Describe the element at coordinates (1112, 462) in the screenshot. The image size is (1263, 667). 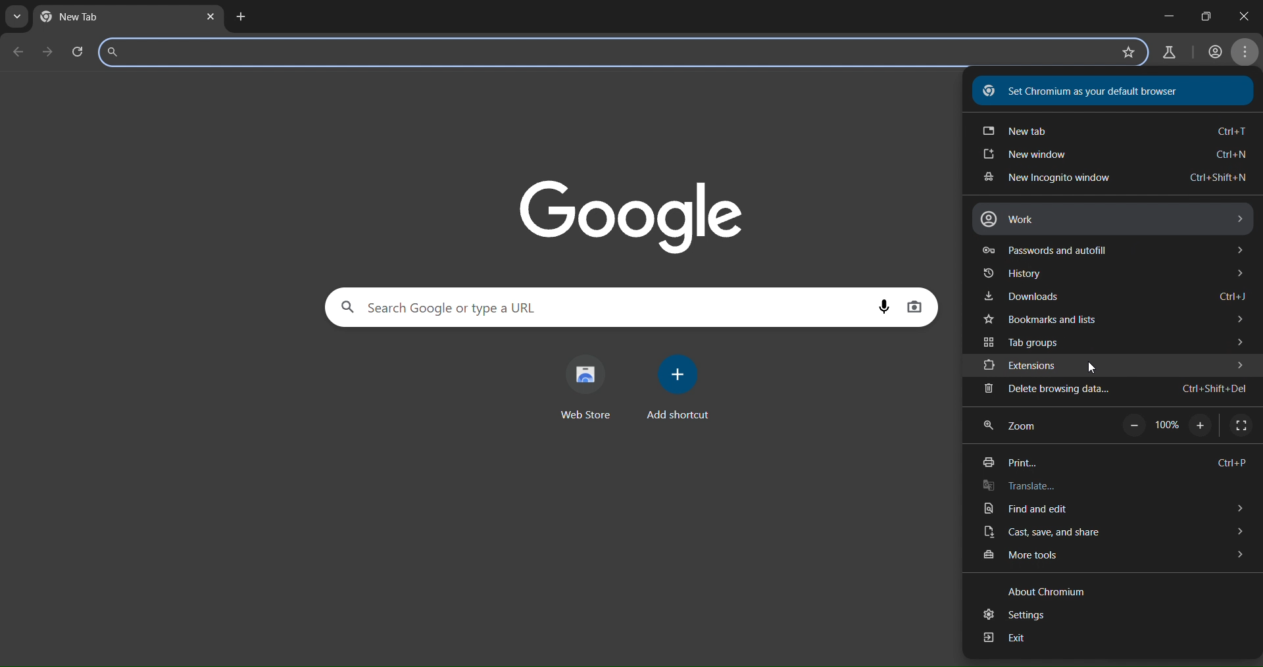
I see `print` at that location.